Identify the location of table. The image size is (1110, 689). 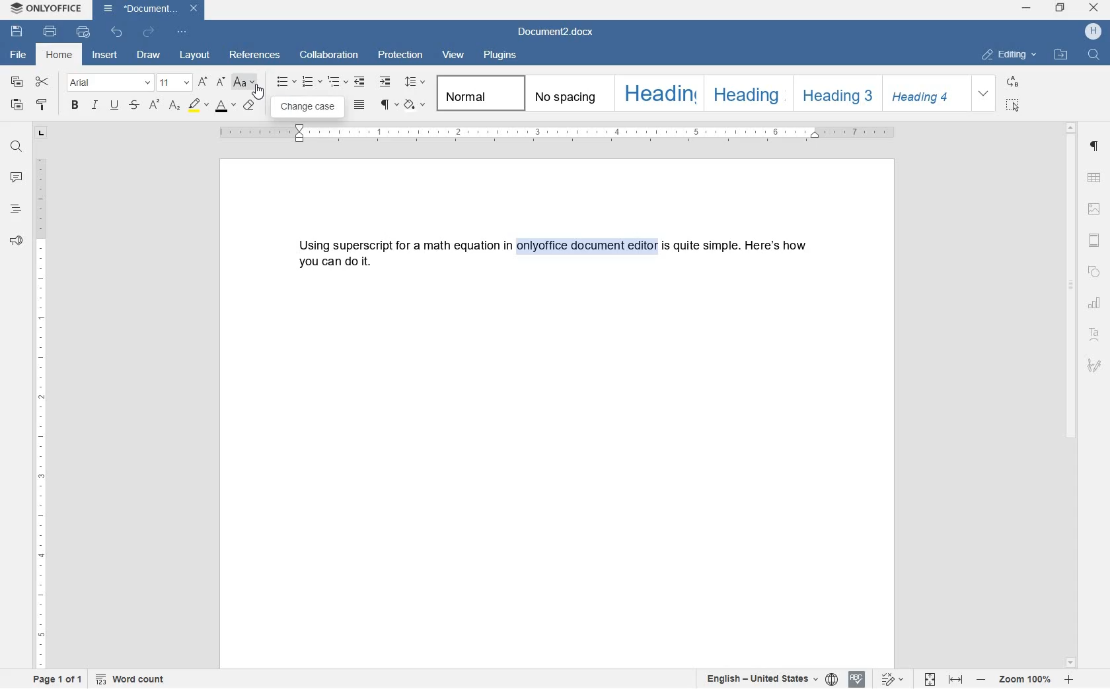
(1095, 178).